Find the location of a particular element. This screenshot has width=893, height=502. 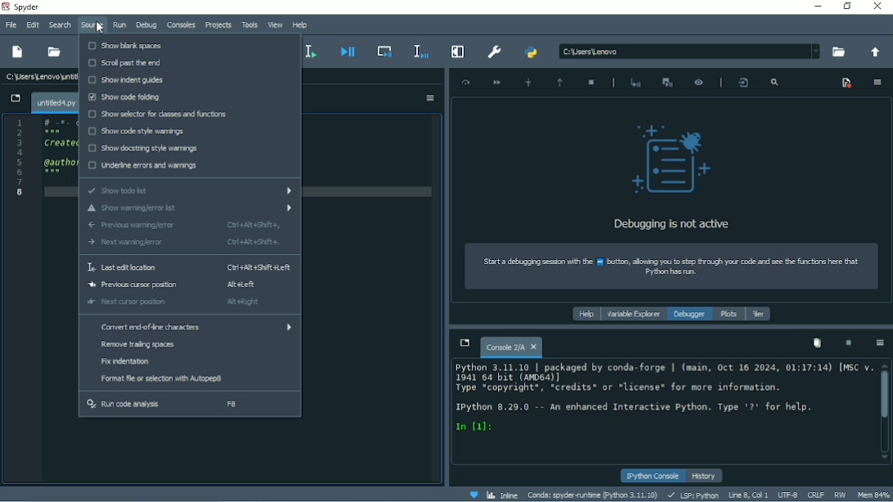

Run code analysis is located at coordinates (190, 403).